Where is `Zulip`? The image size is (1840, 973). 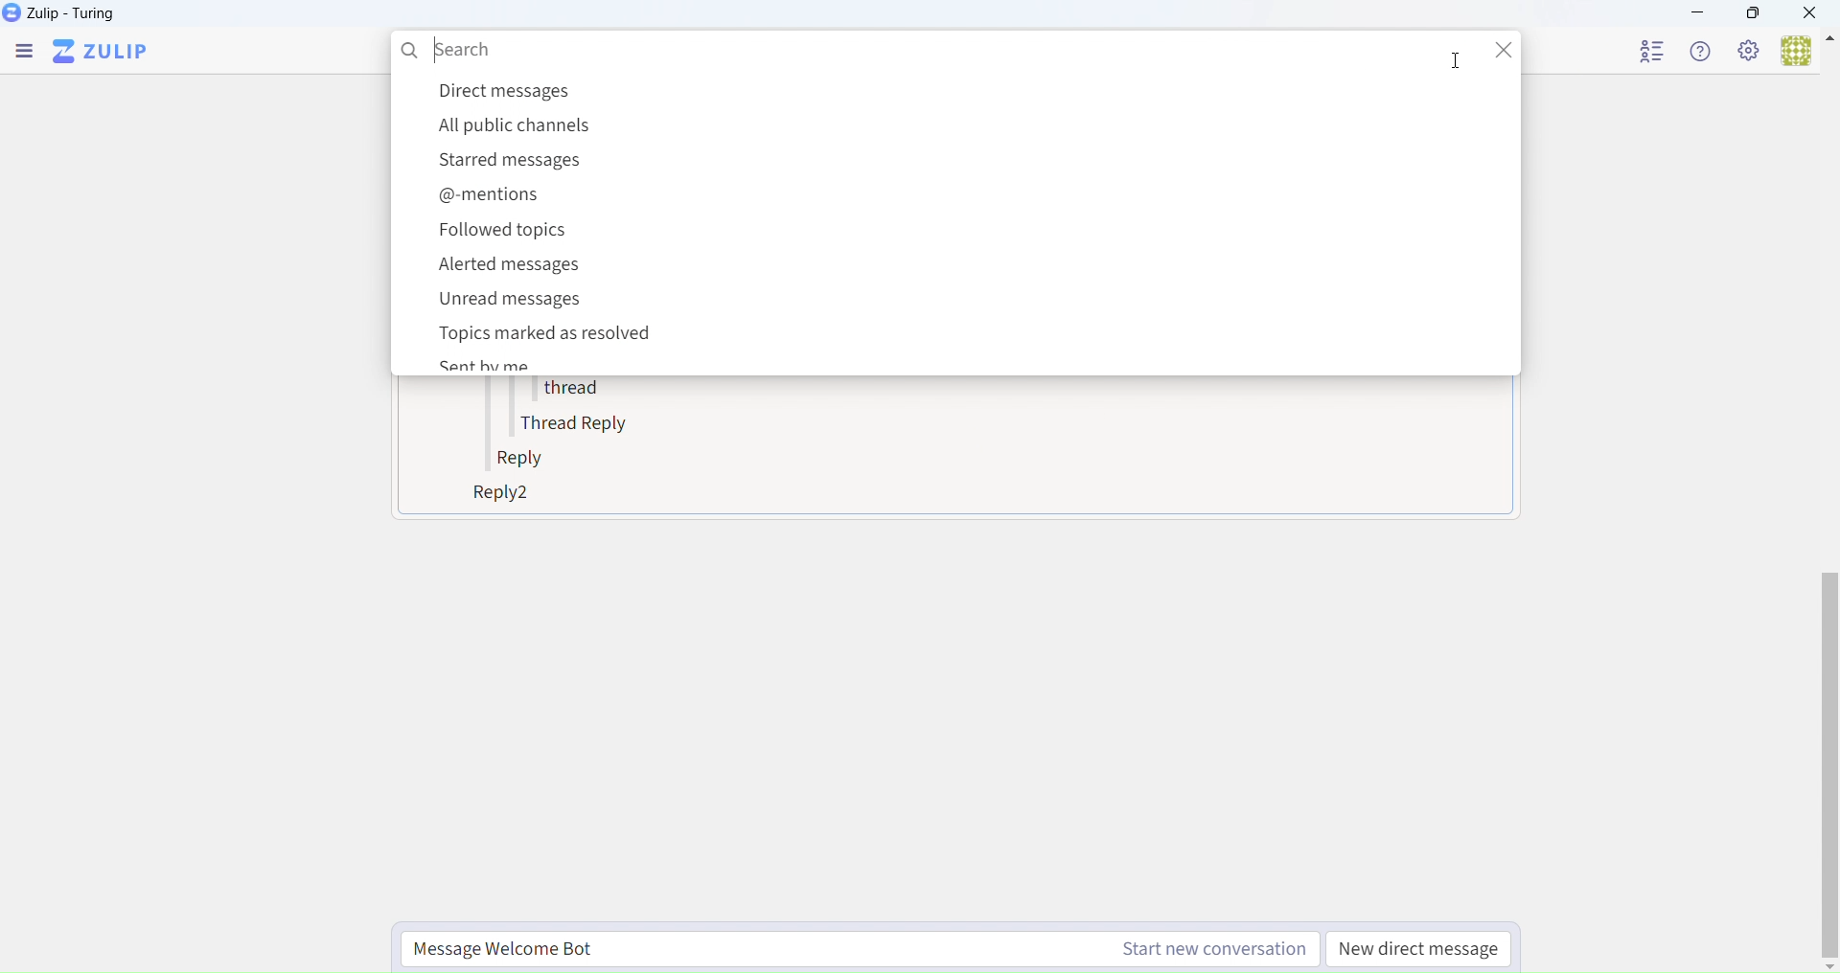 Zulip is located at coordinates (101, 55).